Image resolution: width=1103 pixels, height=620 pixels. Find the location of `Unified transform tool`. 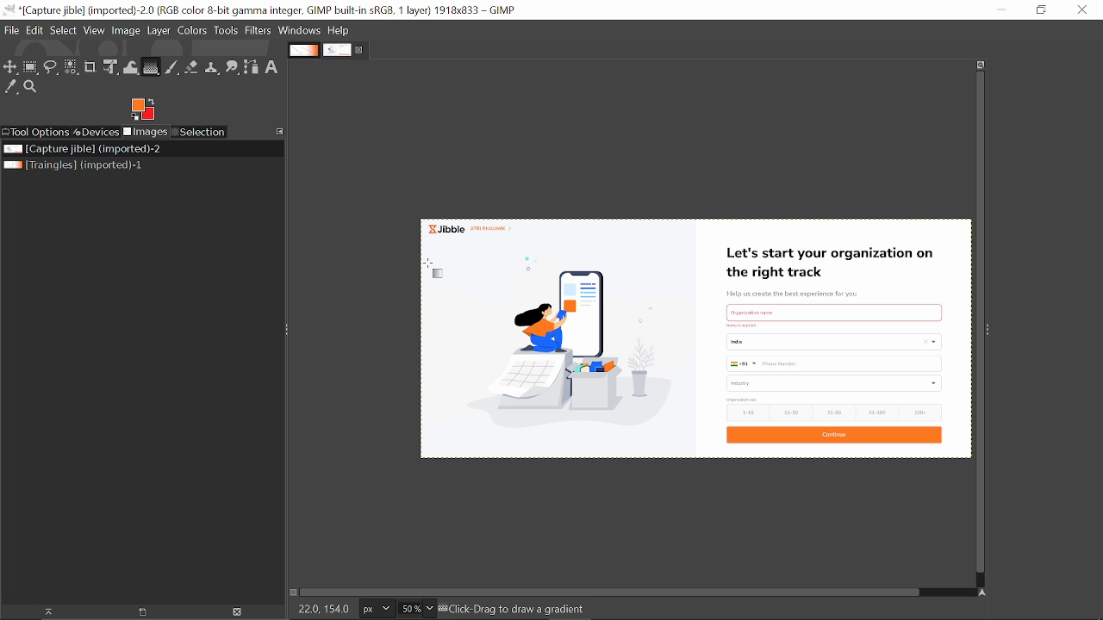

Unified transform tool is located at coordinates (112, 67).